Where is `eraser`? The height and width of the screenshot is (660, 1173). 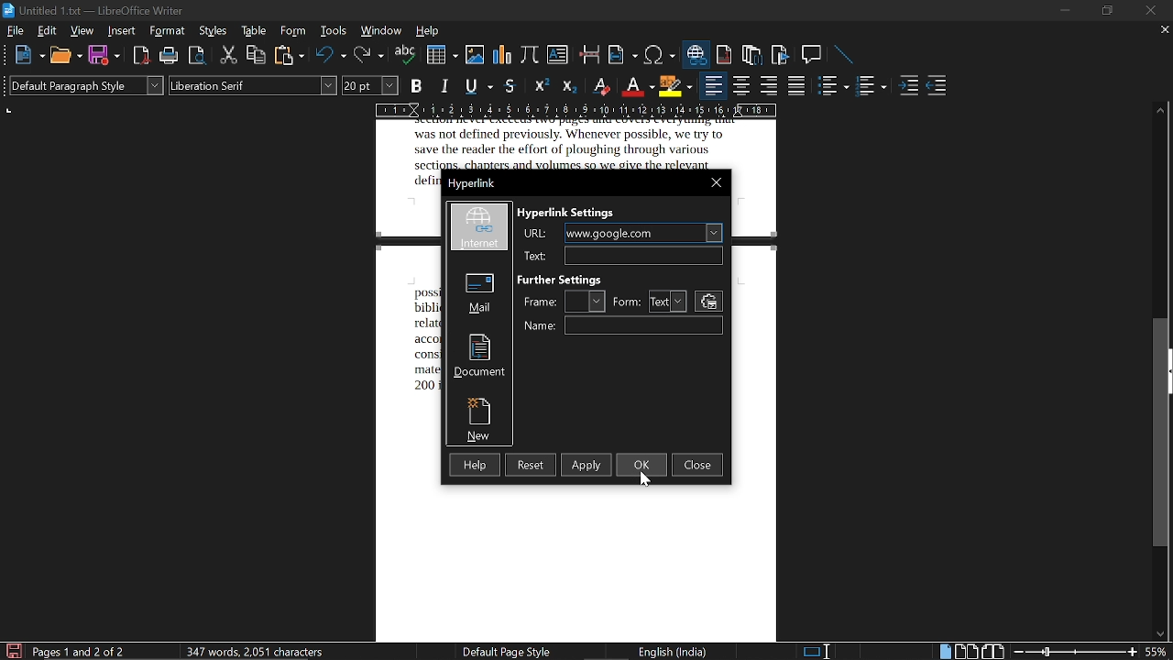
eraser is located at coordinates (602, 85).